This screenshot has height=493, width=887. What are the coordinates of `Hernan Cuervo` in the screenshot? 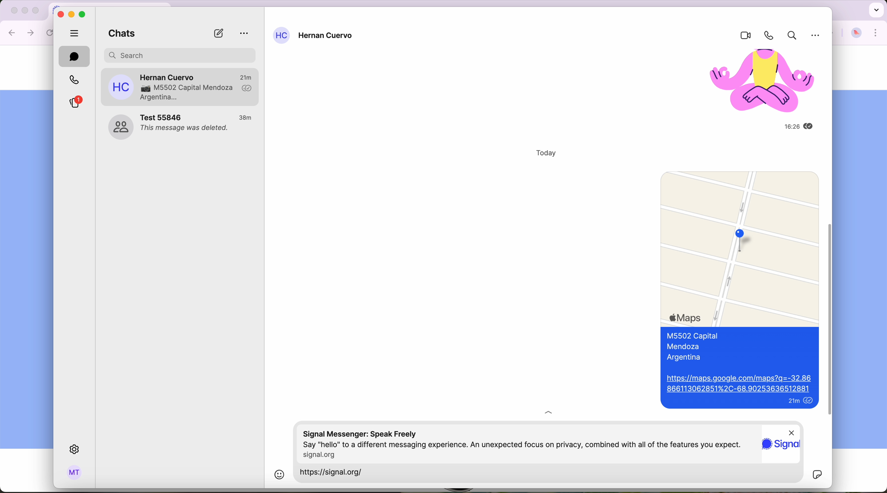 It's located at (168, 75).